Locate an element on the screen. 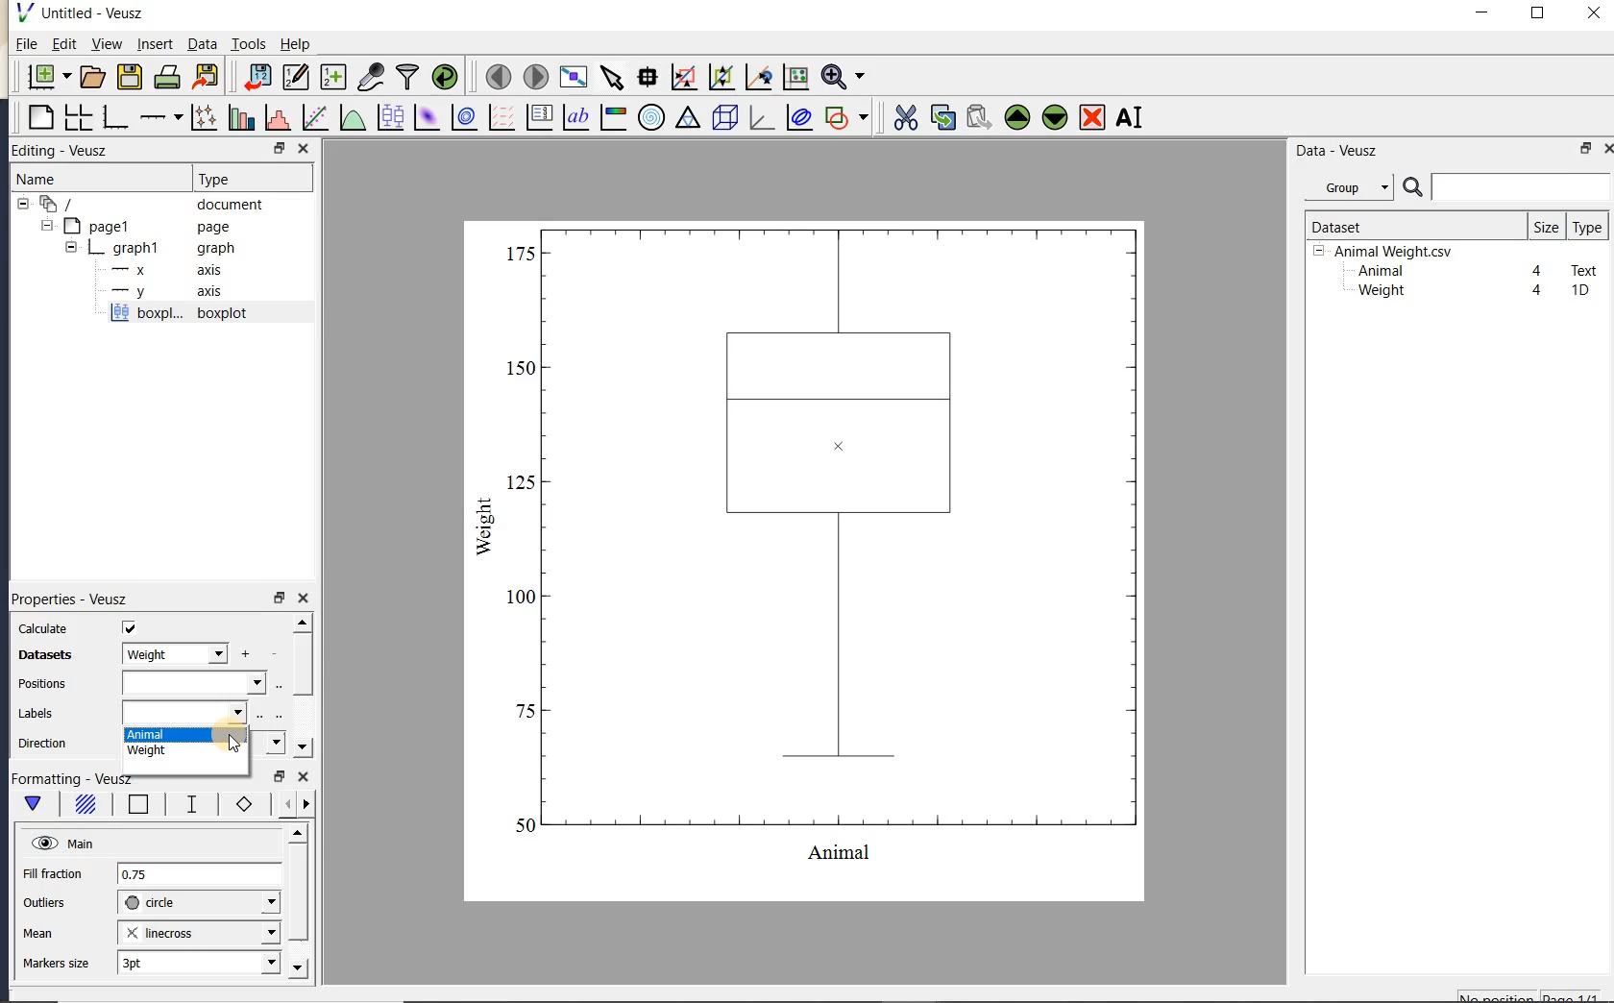 The width and height of the screenshot is (1614, 1003). box plot is located at coordinates (807, 559).